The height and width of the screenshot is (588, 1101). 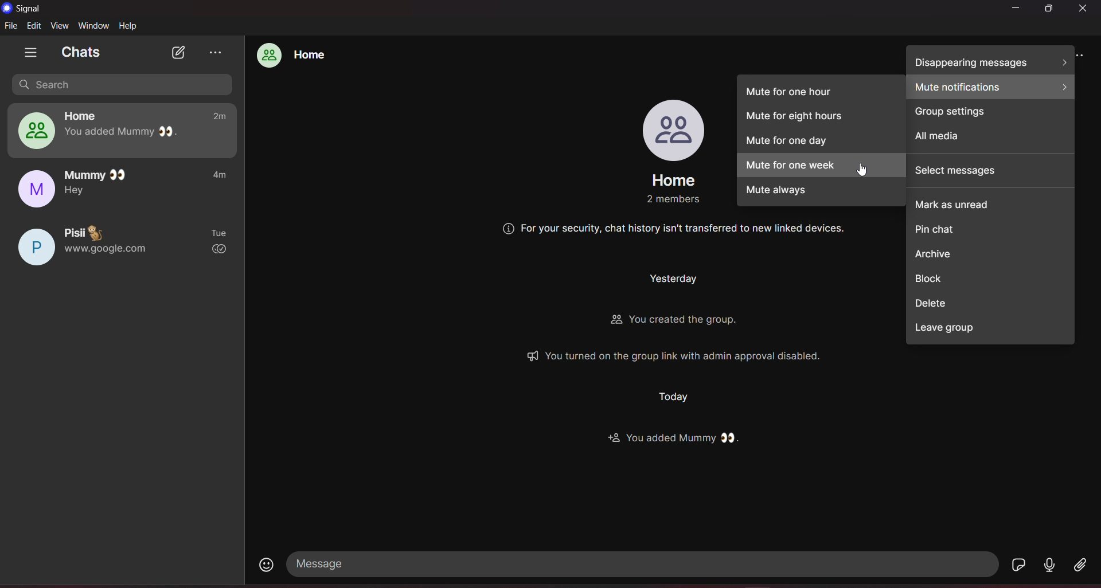 I want to click on group name, so click(x=674, y=180).